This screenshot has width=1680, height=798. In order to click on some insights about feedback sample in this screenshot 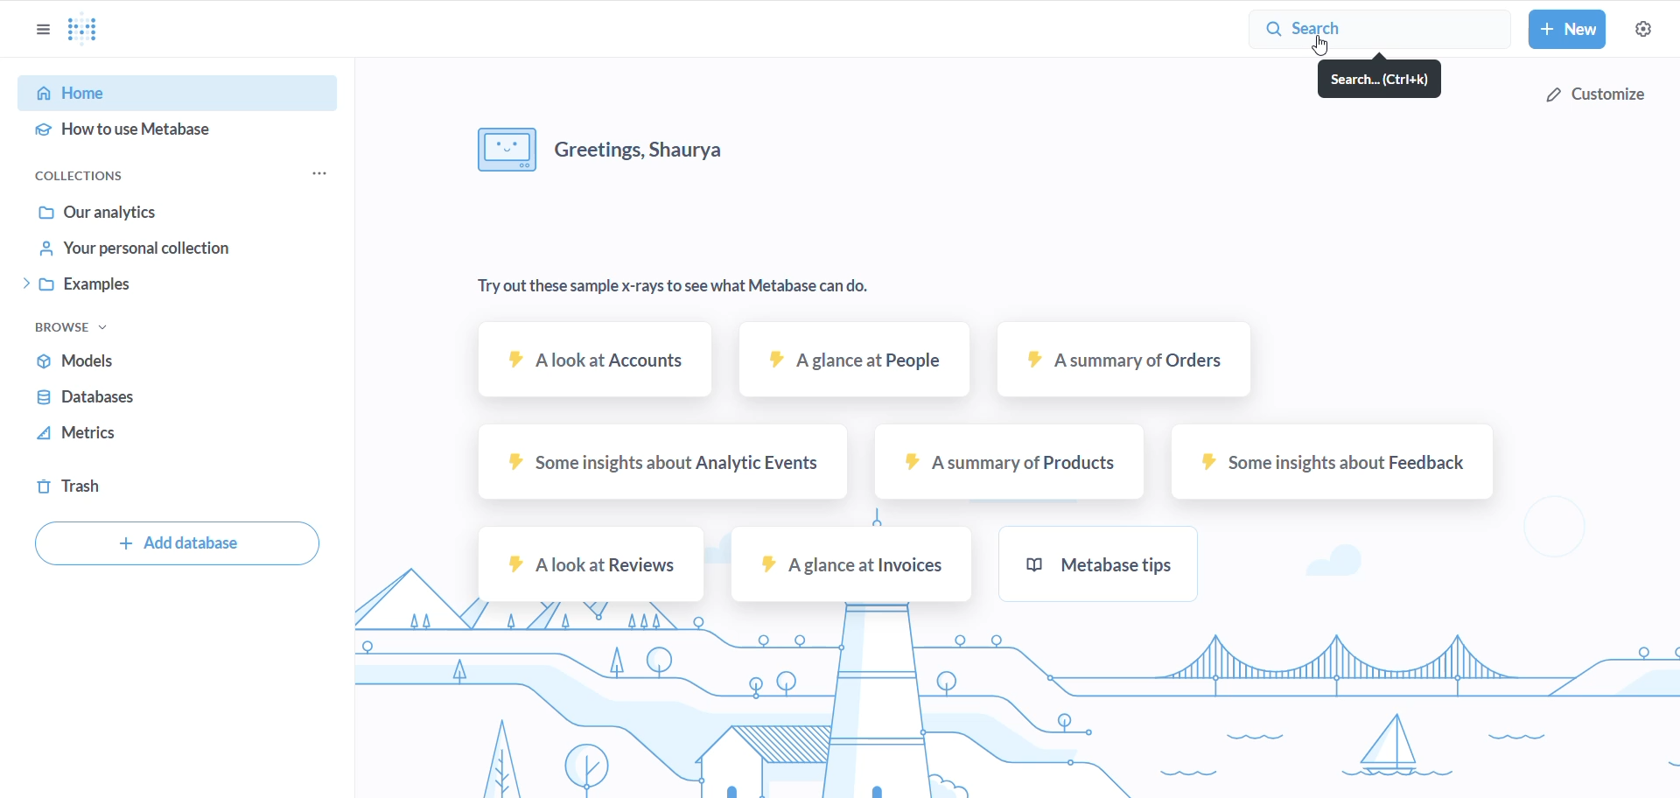, I will do `click(1329, 465)`.